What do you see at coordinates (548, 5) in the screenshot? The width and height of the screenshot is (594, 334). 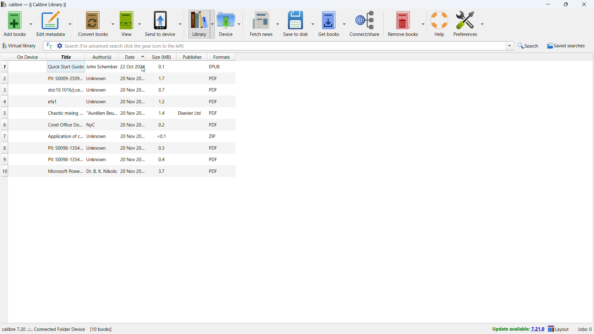 I see `minimize` at bounding box center [548, 5].